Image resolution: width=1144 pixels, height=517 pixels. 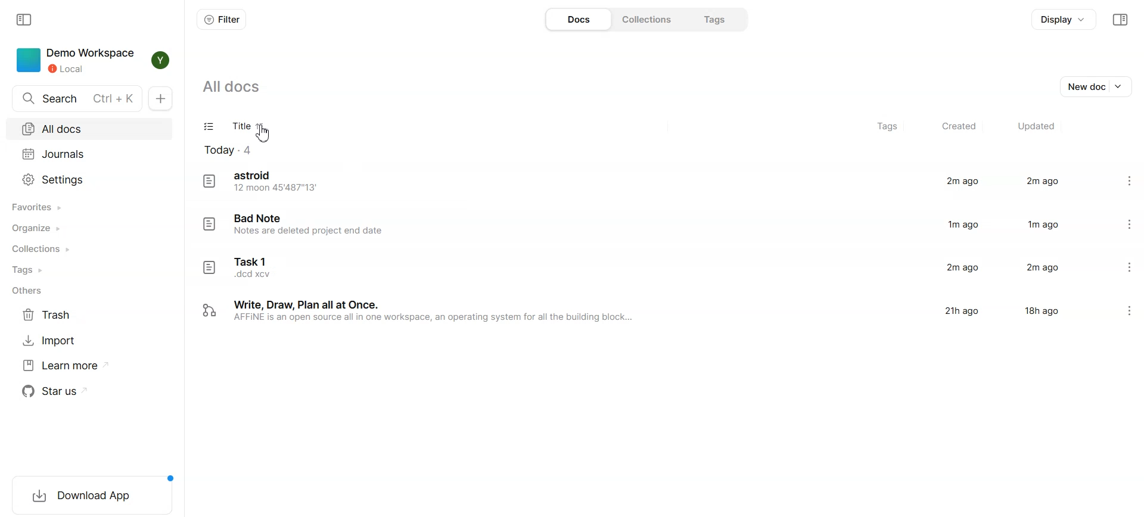 I want to click on 2m ago, so click(x=1042, y=180).